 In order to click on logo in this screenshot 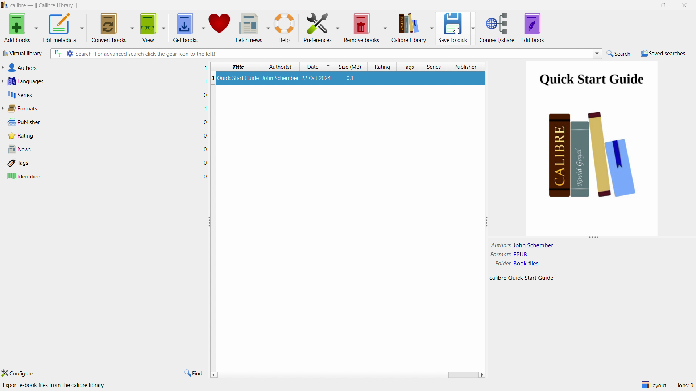, I will do `click(5, 5)`.